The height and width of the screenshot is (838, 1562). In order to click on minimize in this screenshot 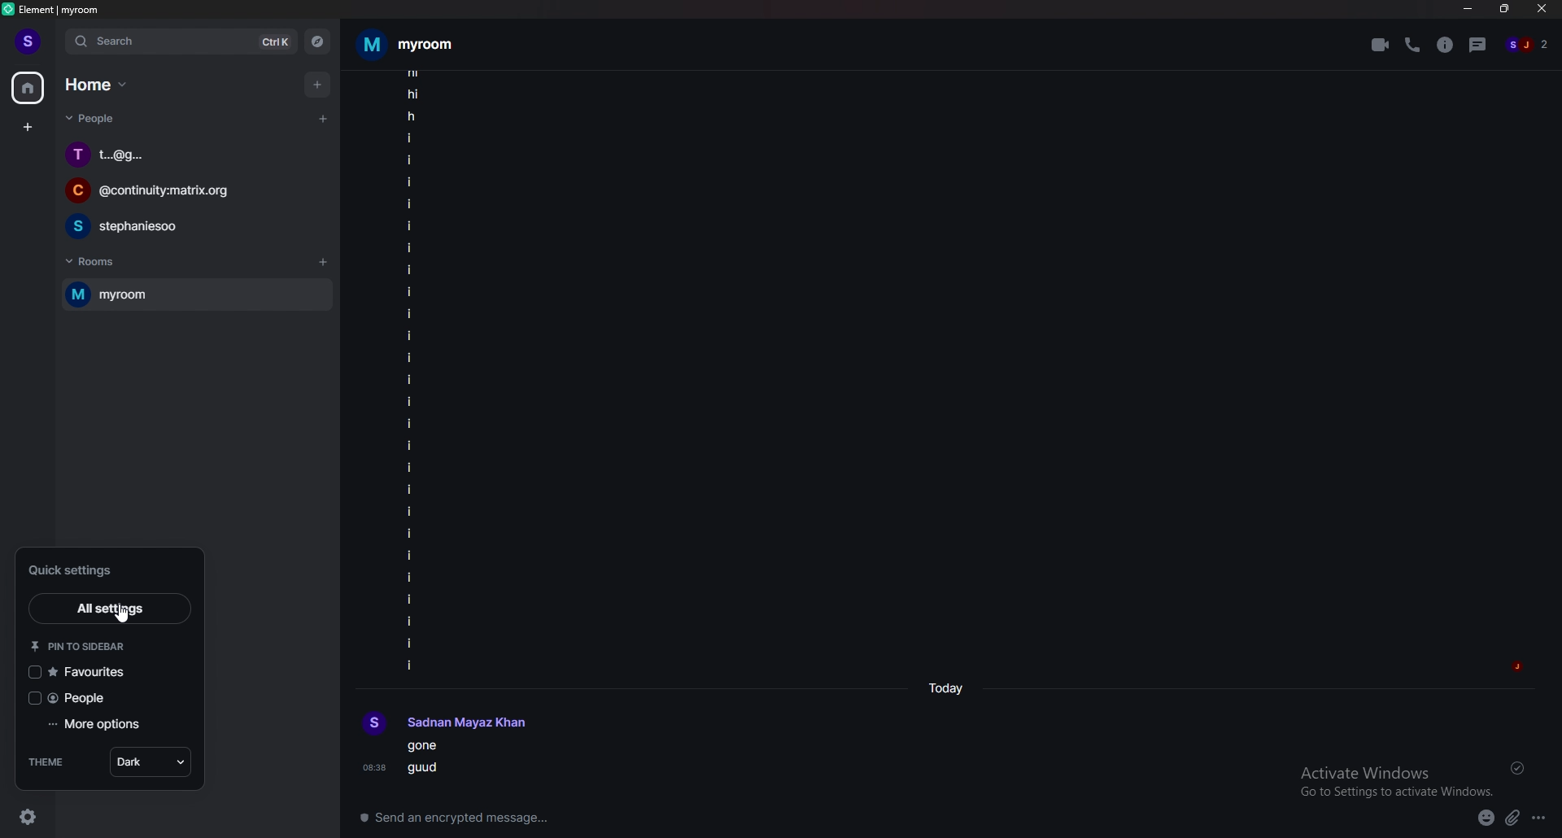, I will do `click(1468, 9)`.